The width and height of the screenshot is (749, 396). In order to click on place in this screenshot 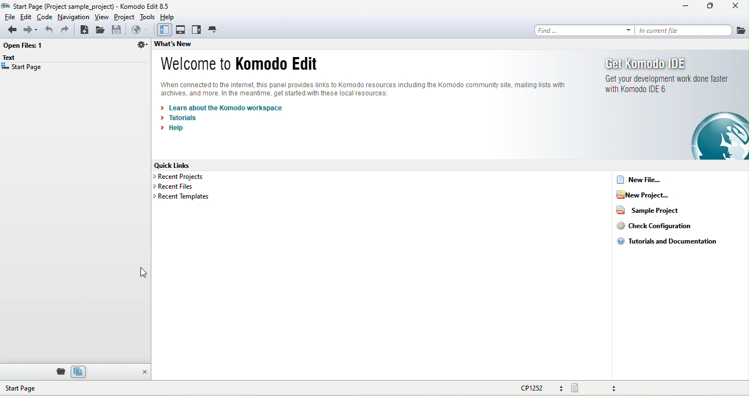, I will do `click(59, 371)`.